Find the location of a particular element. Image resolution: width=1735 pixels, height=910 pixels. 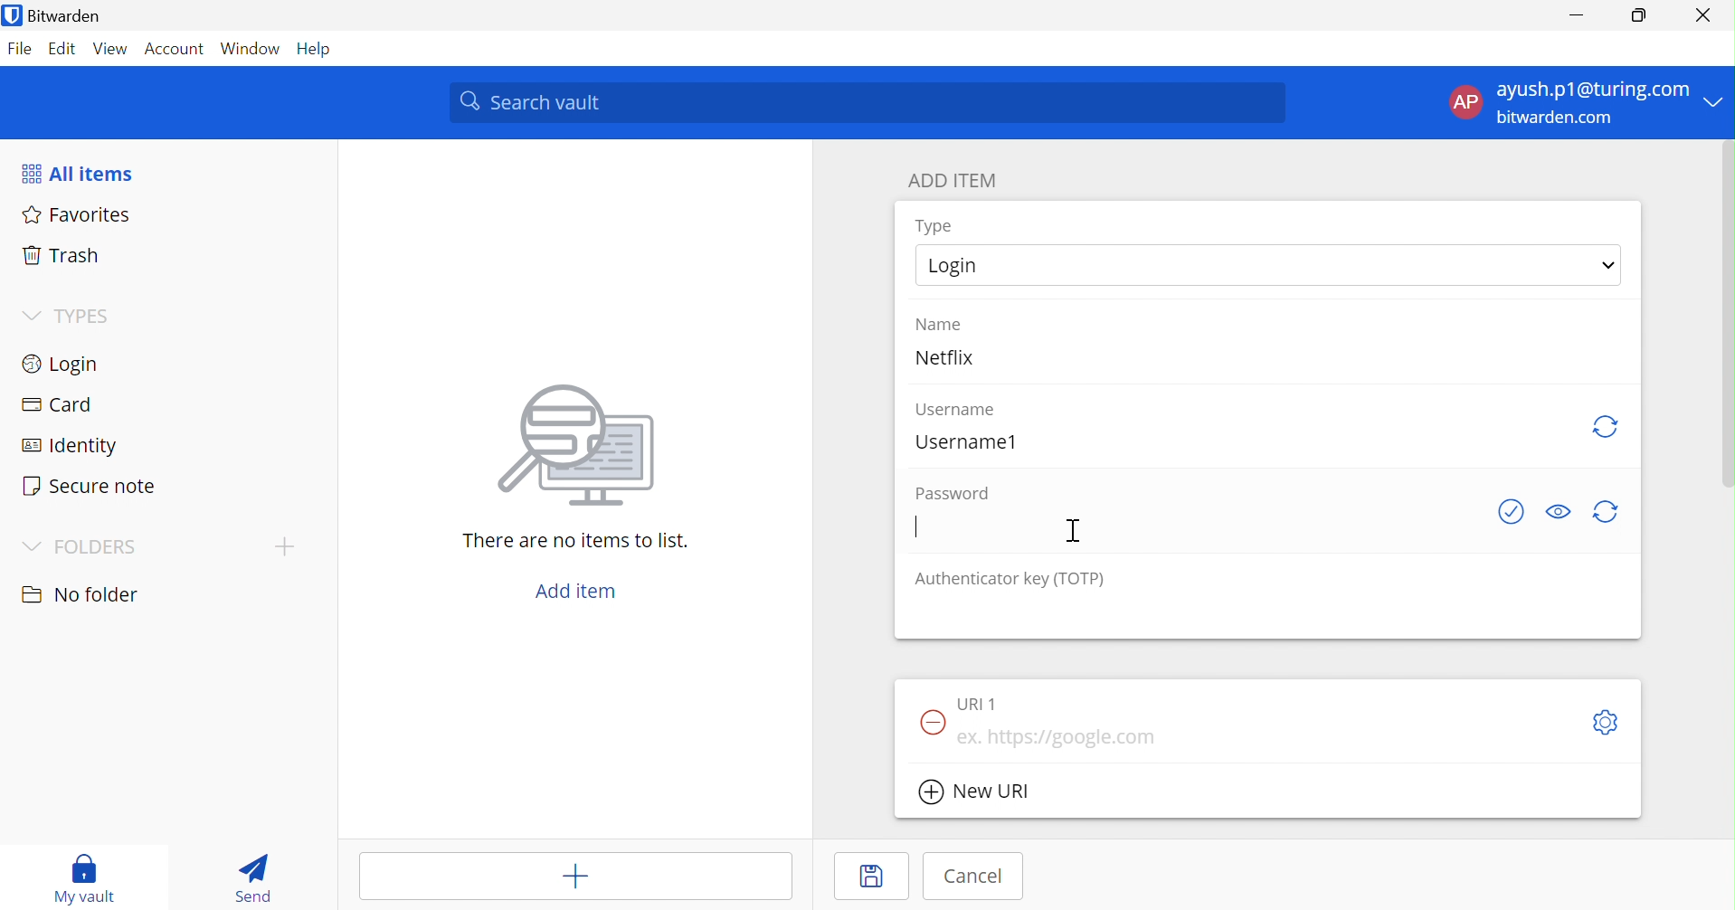

Restore down is located at coordinates (1642, 16).